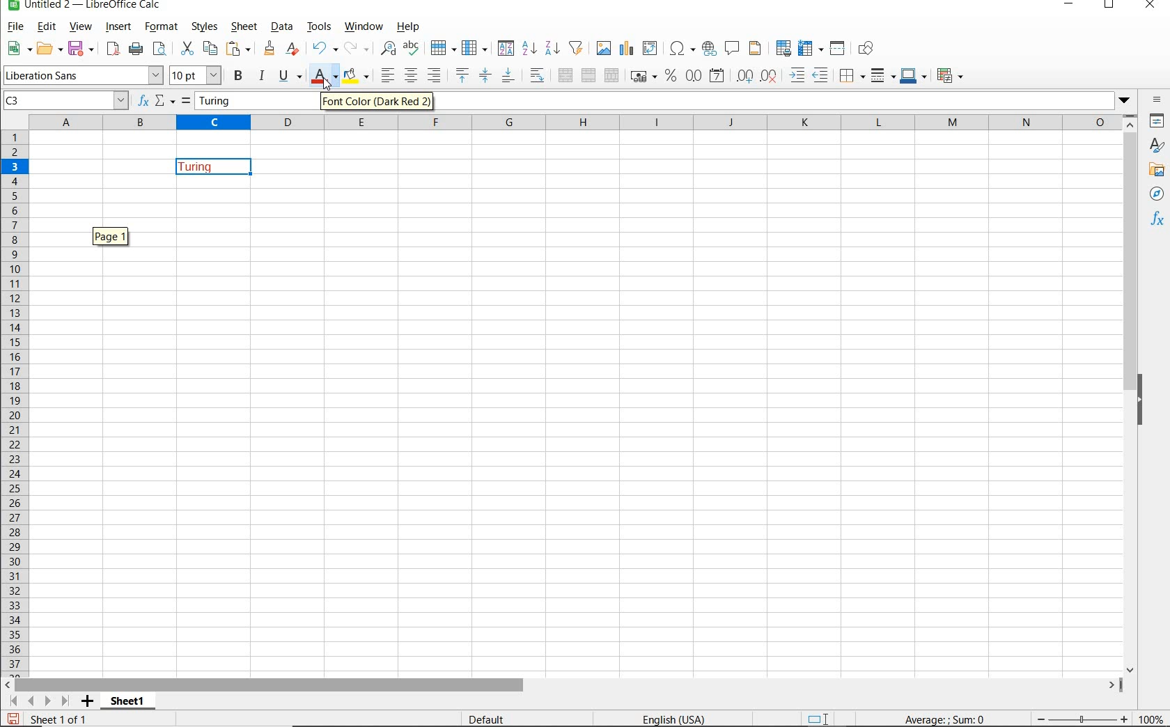 This screenshot has width=1170, height=727. Describe the element at coordinates (566, 77) in the screenshot. I see `MERGE AND CENTER OR UNMERGE CELLS` at that location.